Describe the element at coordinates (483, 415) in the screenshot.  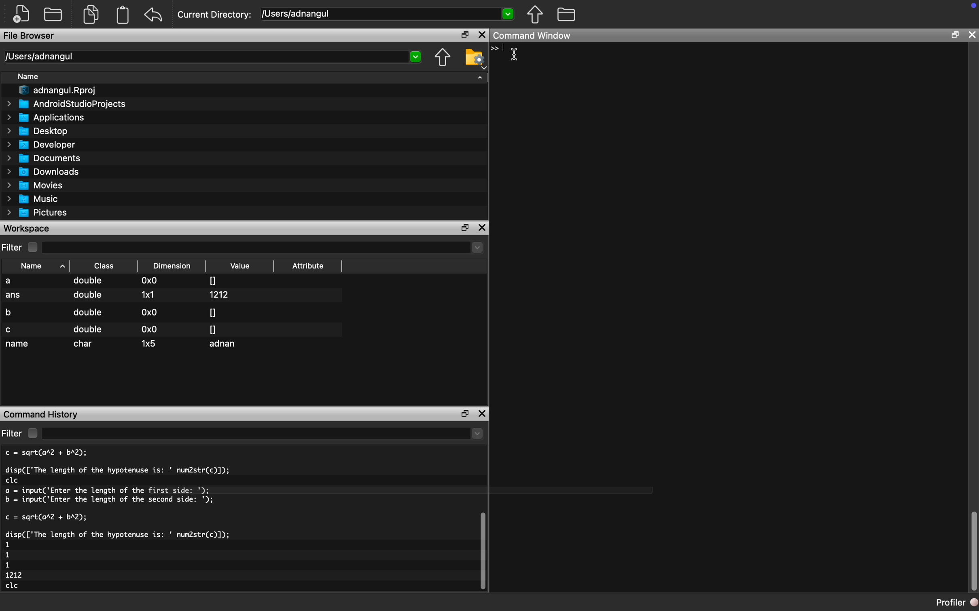
I see `close` at that location.